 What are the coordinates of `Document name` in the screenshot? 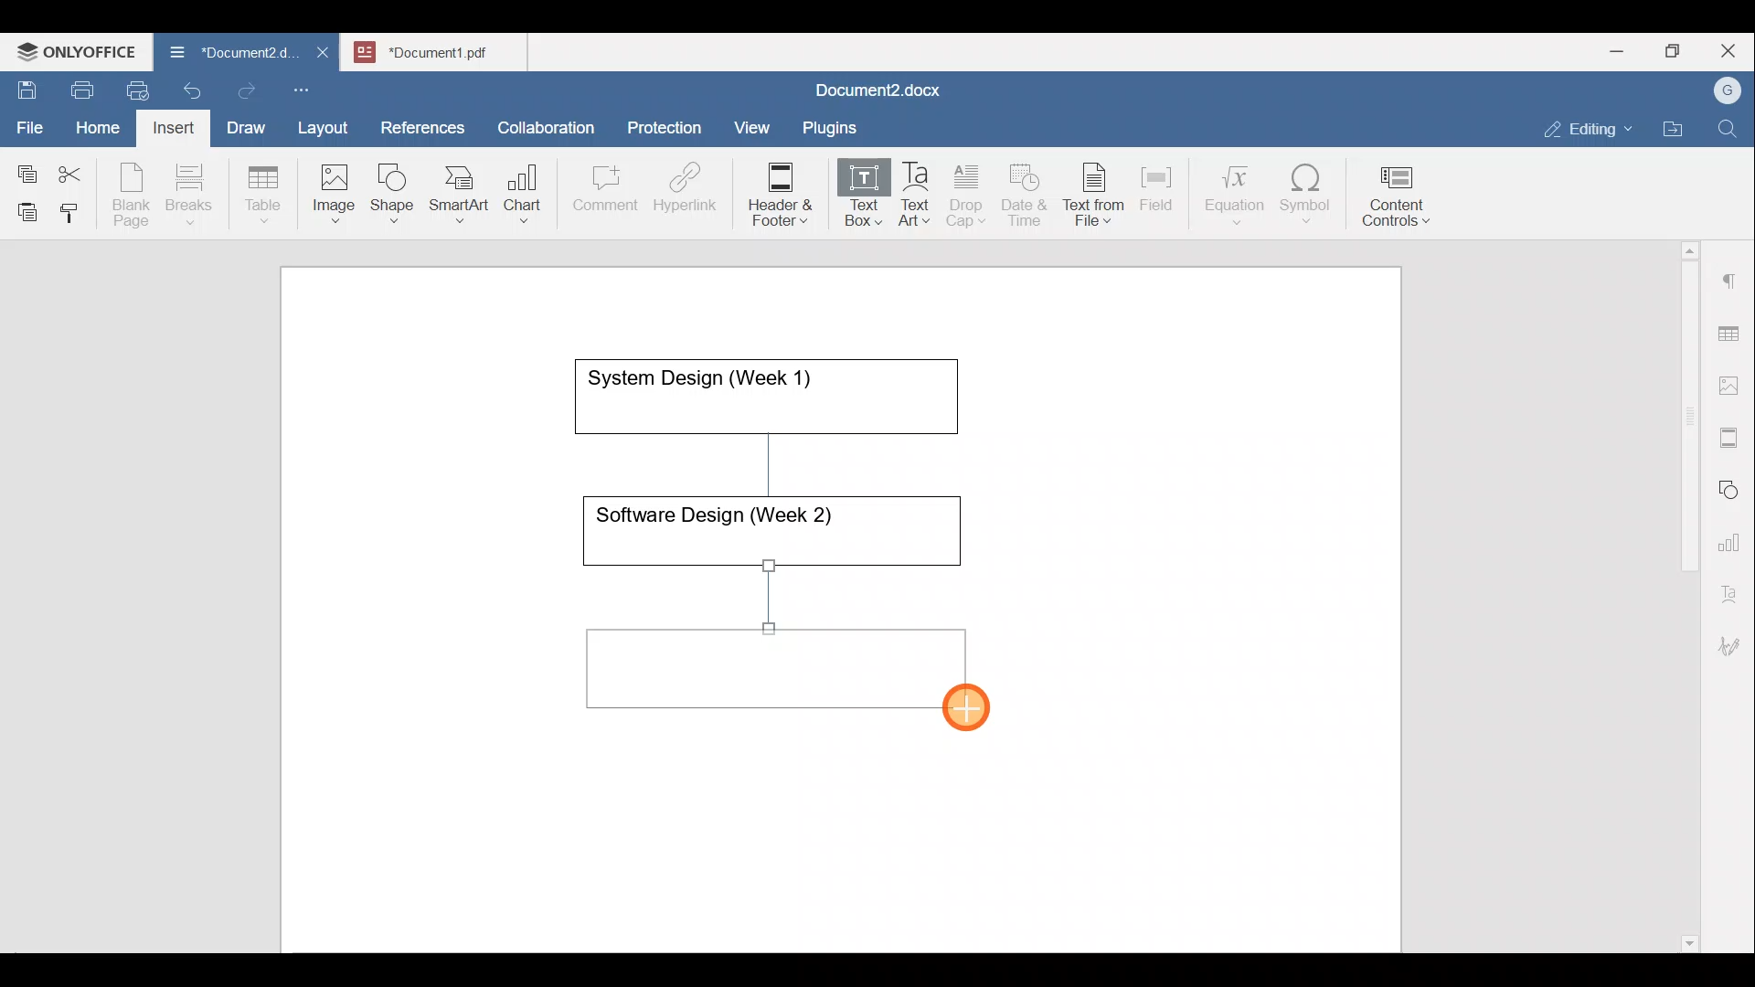 It's located at (444, 49).